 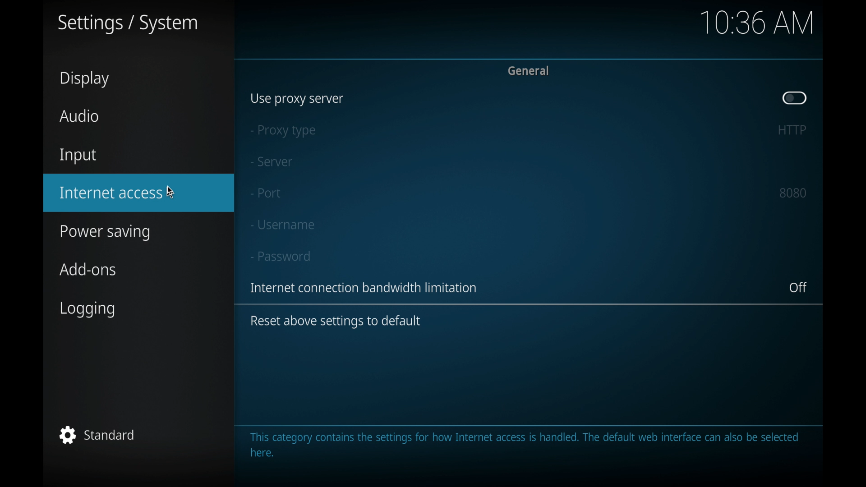 I want to click on off, so click(x=798, y=288).